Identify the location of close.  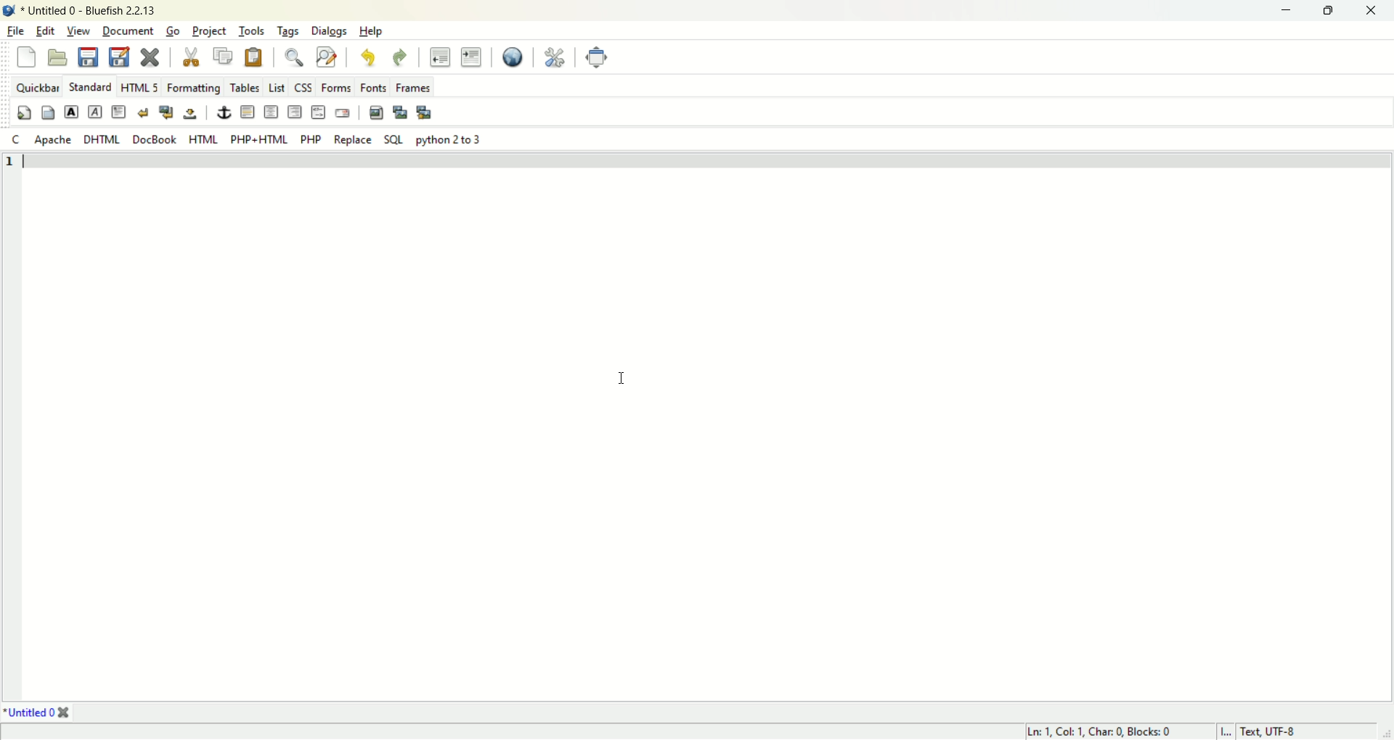
(1371, 11).